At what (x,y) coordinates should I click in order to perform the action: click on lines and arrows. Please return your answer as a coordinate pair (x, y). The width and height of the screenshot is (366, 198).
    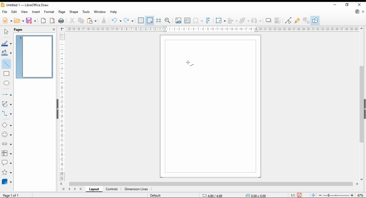
    Looking at the image, I should click on (7, 95).